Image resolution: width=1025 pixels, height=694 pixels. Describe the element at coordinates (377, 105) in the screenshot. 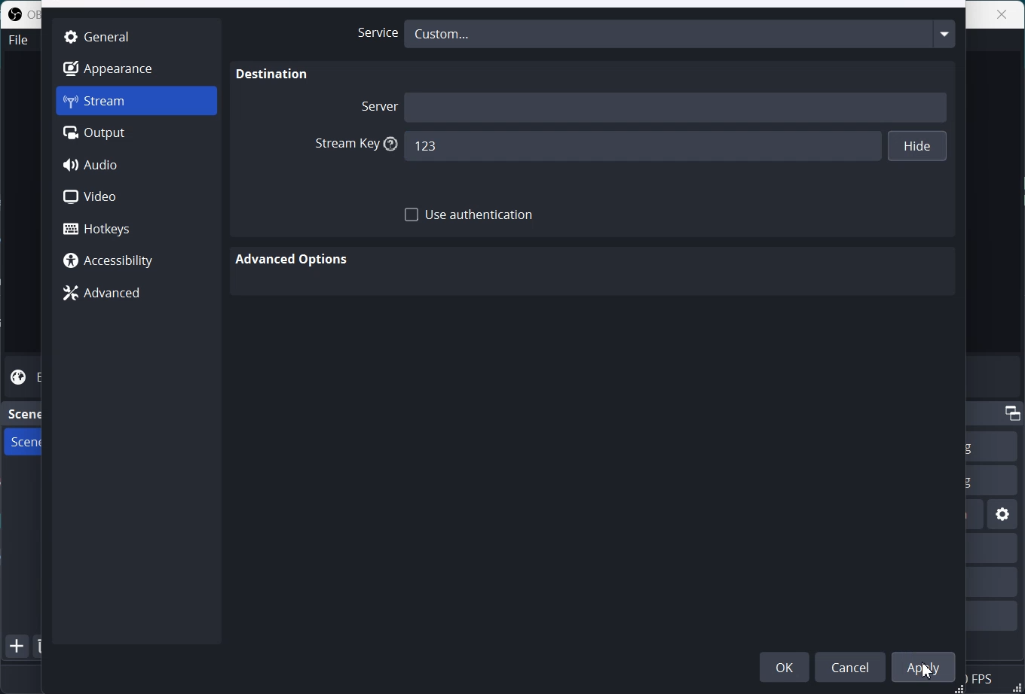

I see `Server` at that location.